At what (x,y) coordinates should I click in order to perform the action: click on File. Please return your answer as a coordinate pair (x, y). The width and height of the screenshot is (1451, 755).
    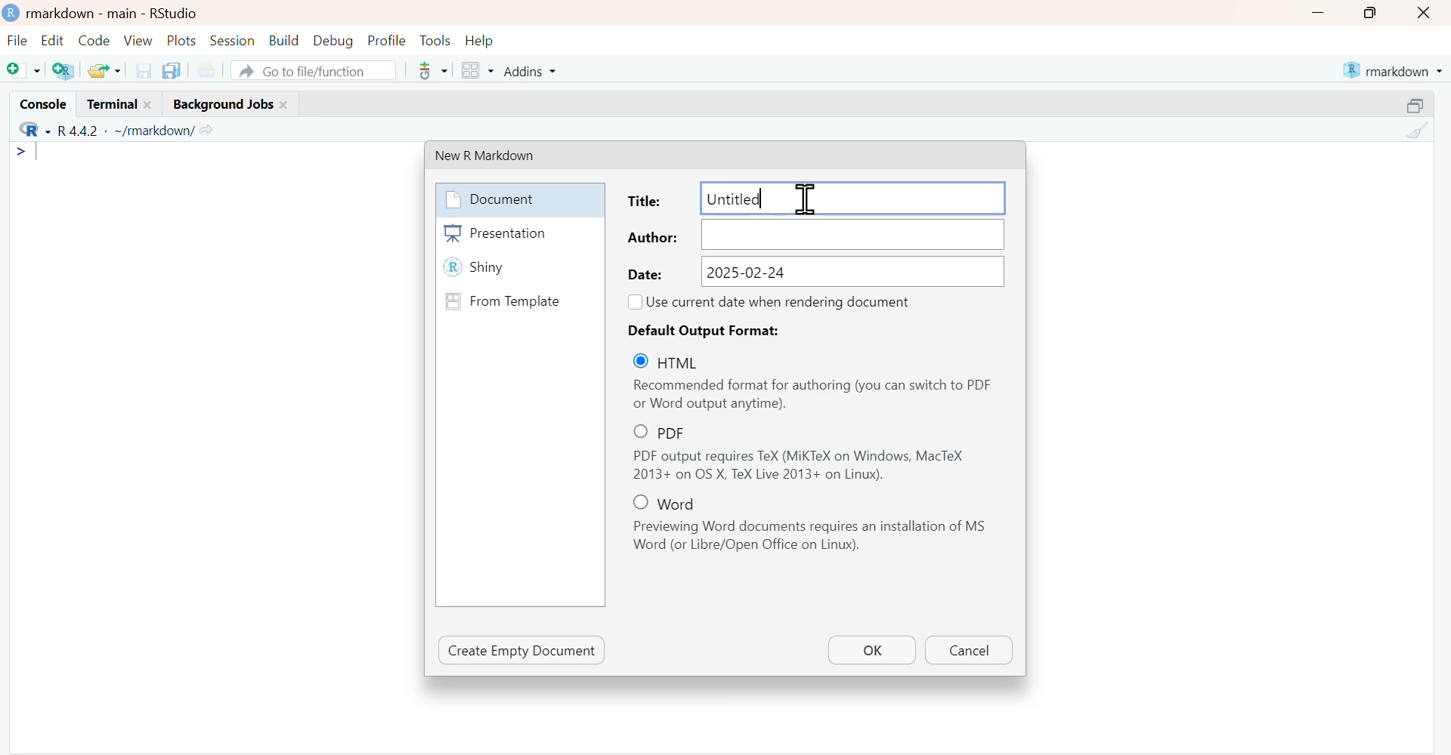
    Looking at the image, I should click on (18, 42).